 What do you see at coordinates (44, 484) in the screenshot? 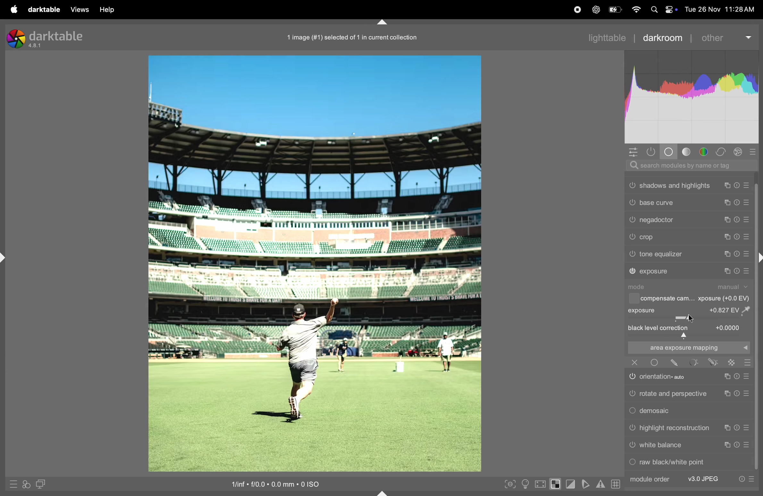
I see `display second dark room` at bounding box center [44, 484].